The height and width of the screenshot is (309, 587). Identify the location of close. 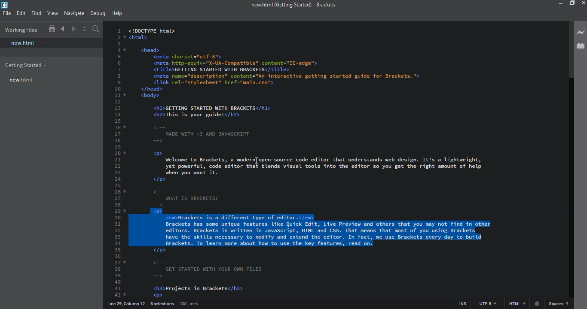
(583, 2).